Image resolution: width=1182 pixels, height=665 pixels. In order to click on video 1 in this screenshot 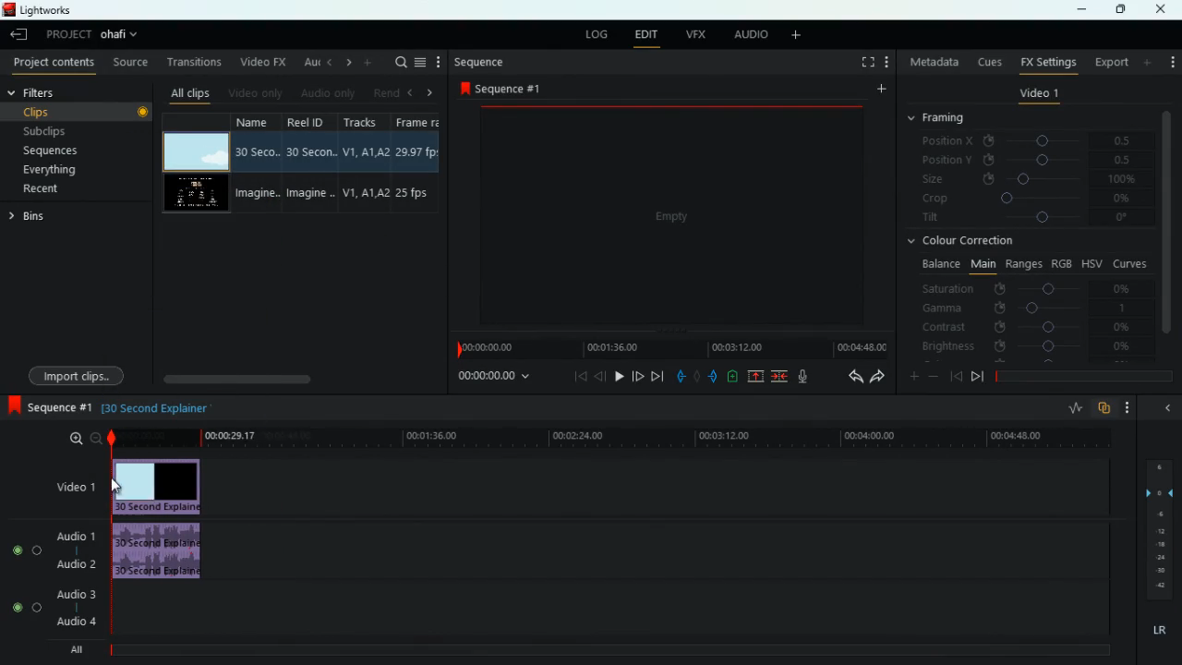, I will do `click(1040, 93)`.